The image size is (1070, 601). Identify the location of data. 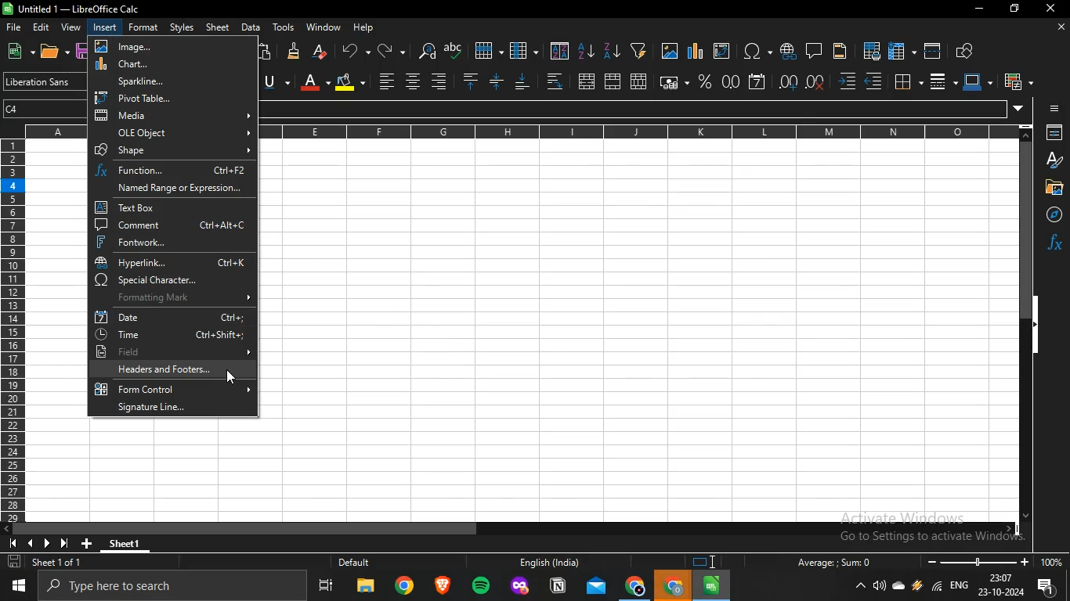
(250, 27).